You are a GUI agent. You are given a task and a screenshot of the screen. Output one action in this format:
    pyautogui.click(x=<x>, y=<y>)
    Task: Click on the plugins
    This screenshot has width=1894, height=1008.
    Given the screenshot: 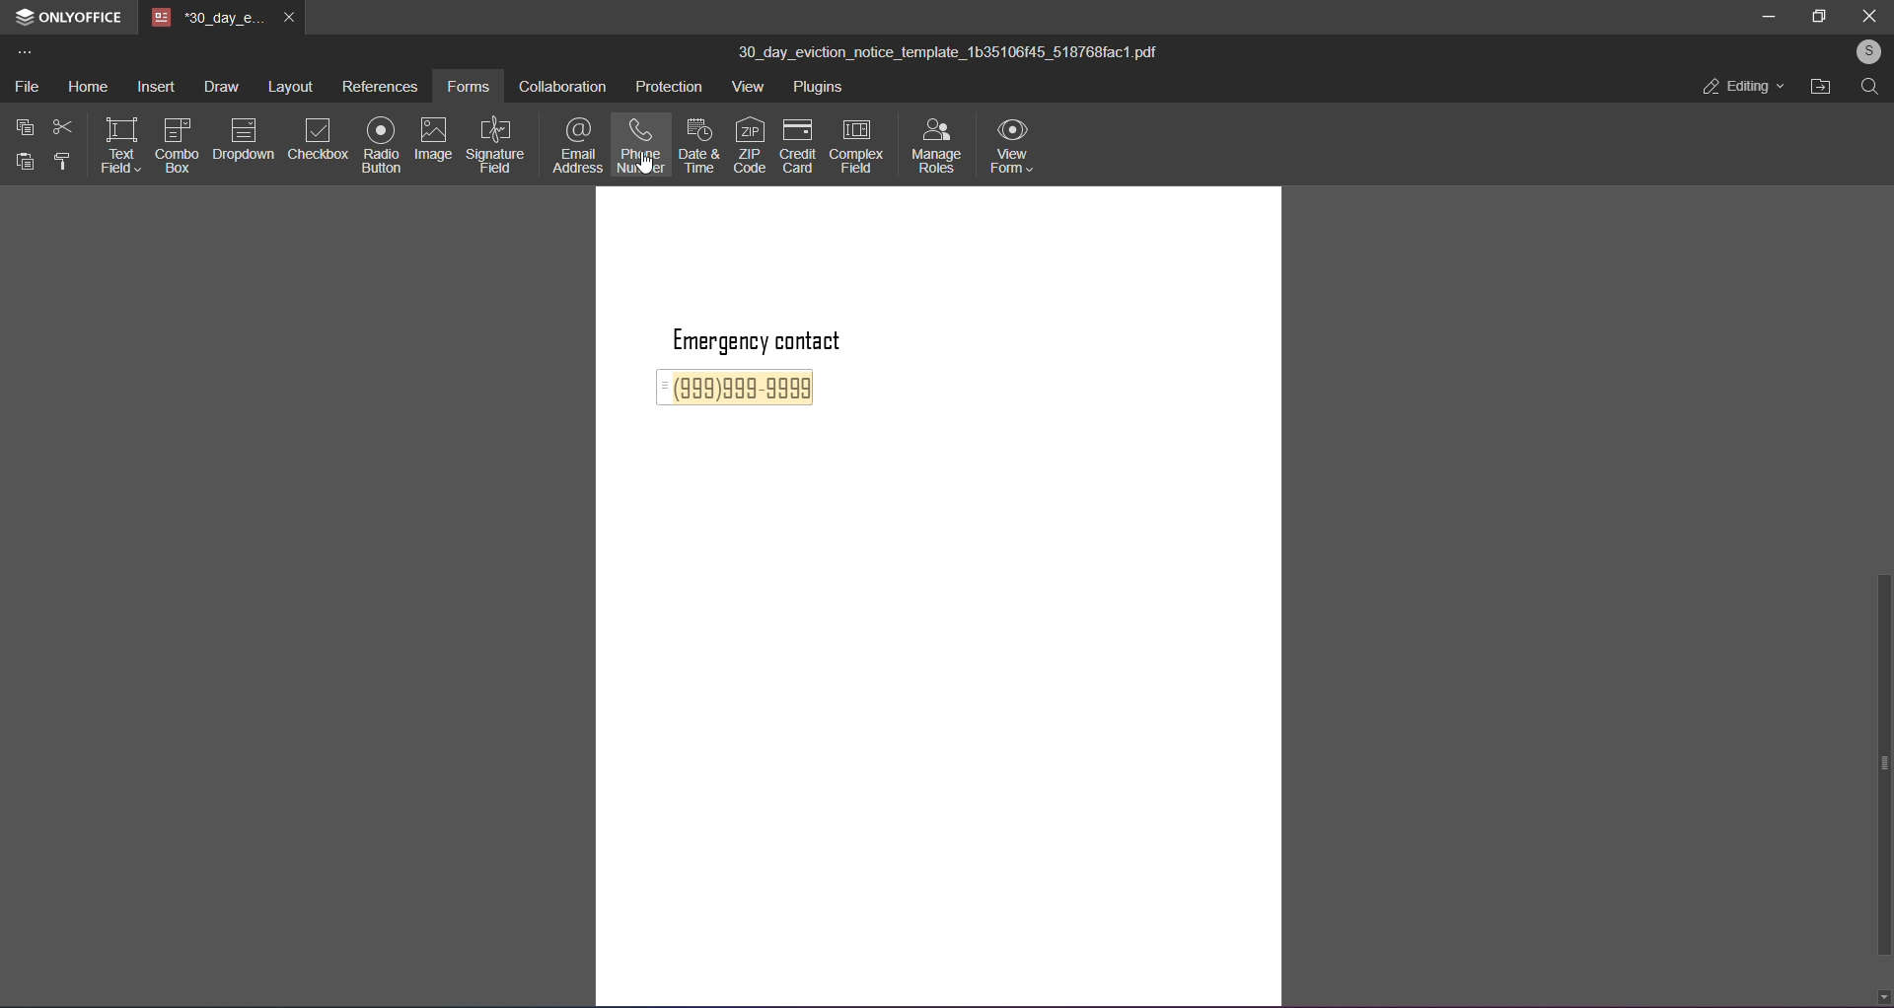 What is the action you would take?
    pyautogui.click(x=823, y=89)
    